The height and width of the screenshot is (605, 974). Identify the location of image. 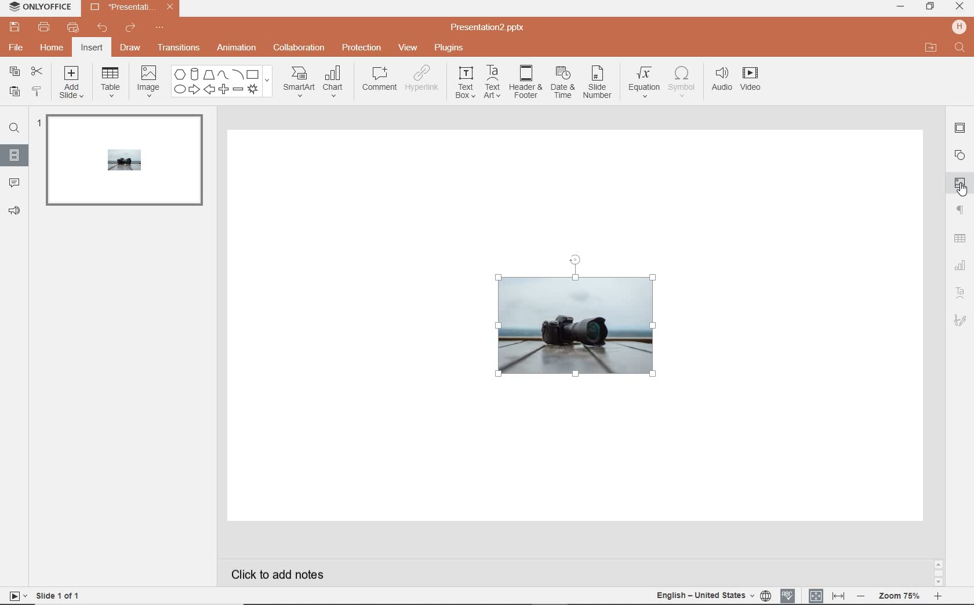
(148, 81).